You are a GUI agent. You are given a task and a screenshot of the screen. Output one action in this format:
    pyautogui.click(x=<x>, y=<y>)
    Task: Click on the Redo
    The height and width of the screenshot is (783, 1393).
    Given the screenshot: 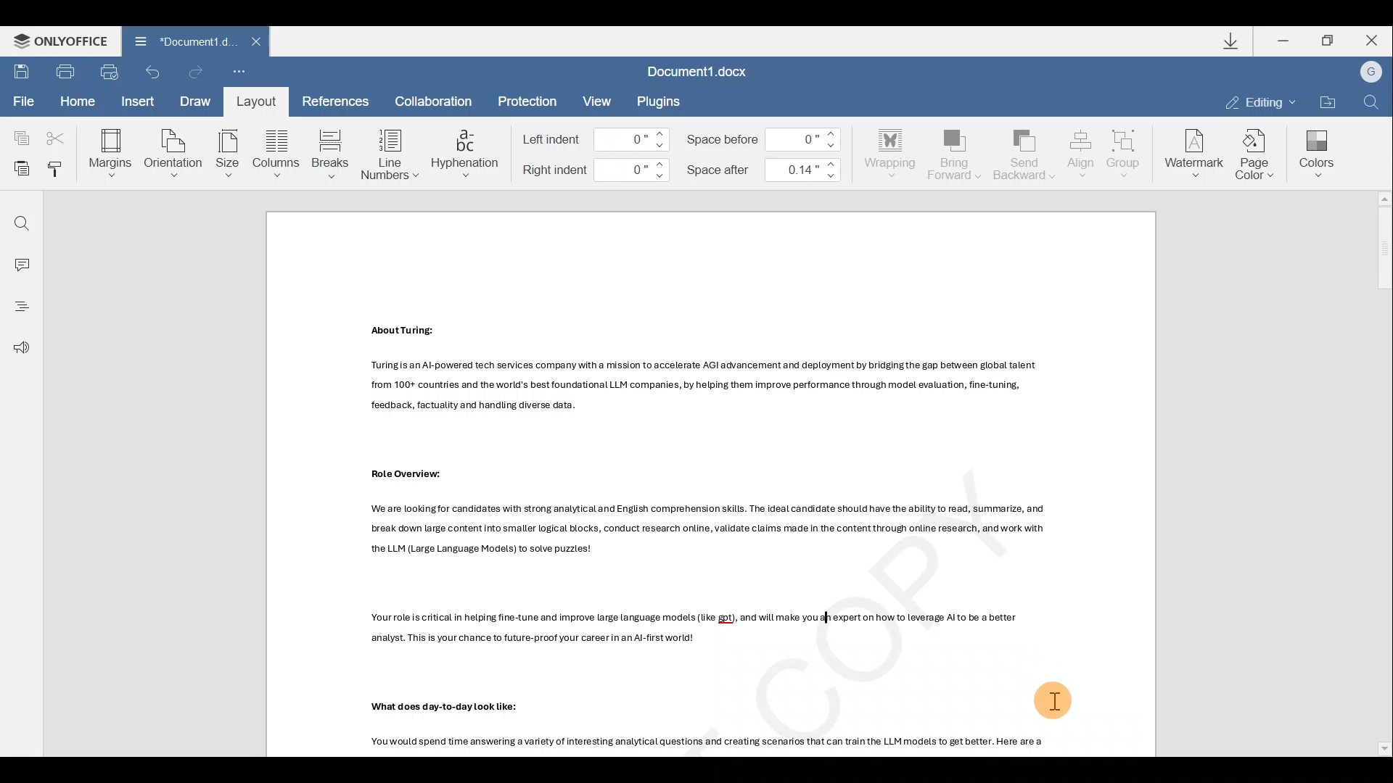 What is the action you would take?
    pyautogui.click(x=193, y=70)
    